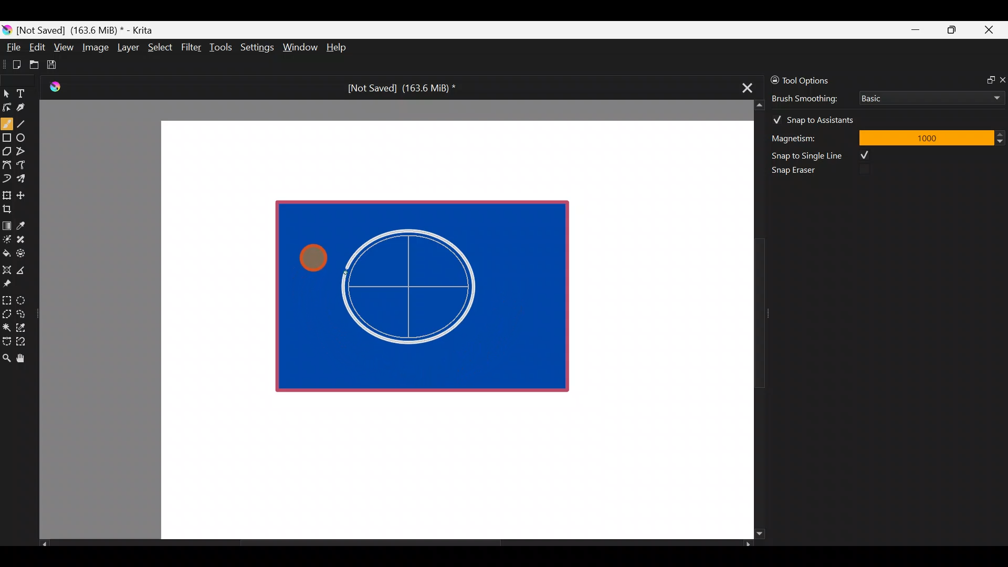 The height and width of the screenshot is (567, 1008). What do you see at coordinates (10, 282) in the screenshot?
I see `Reference images tool` at bounding box center [10, 282].